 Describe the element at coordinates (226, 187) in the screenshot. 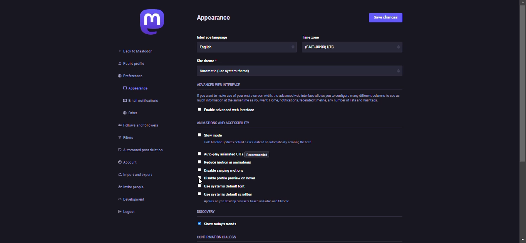

I see `use system's default font` at that location.